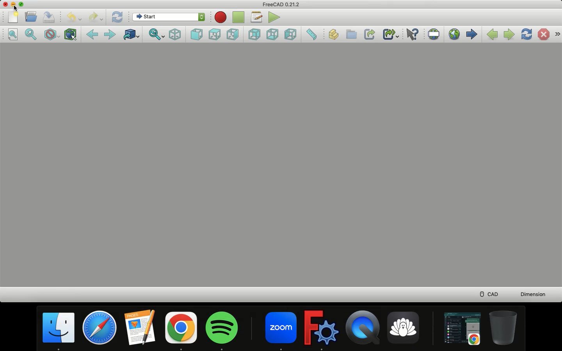  I want to click on Pages, so click(140, 328).